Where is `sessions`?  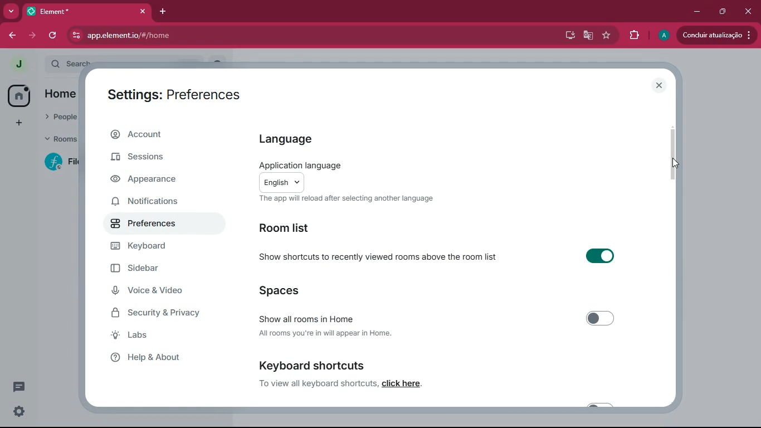 sessions is located at coordinates (152, 160).